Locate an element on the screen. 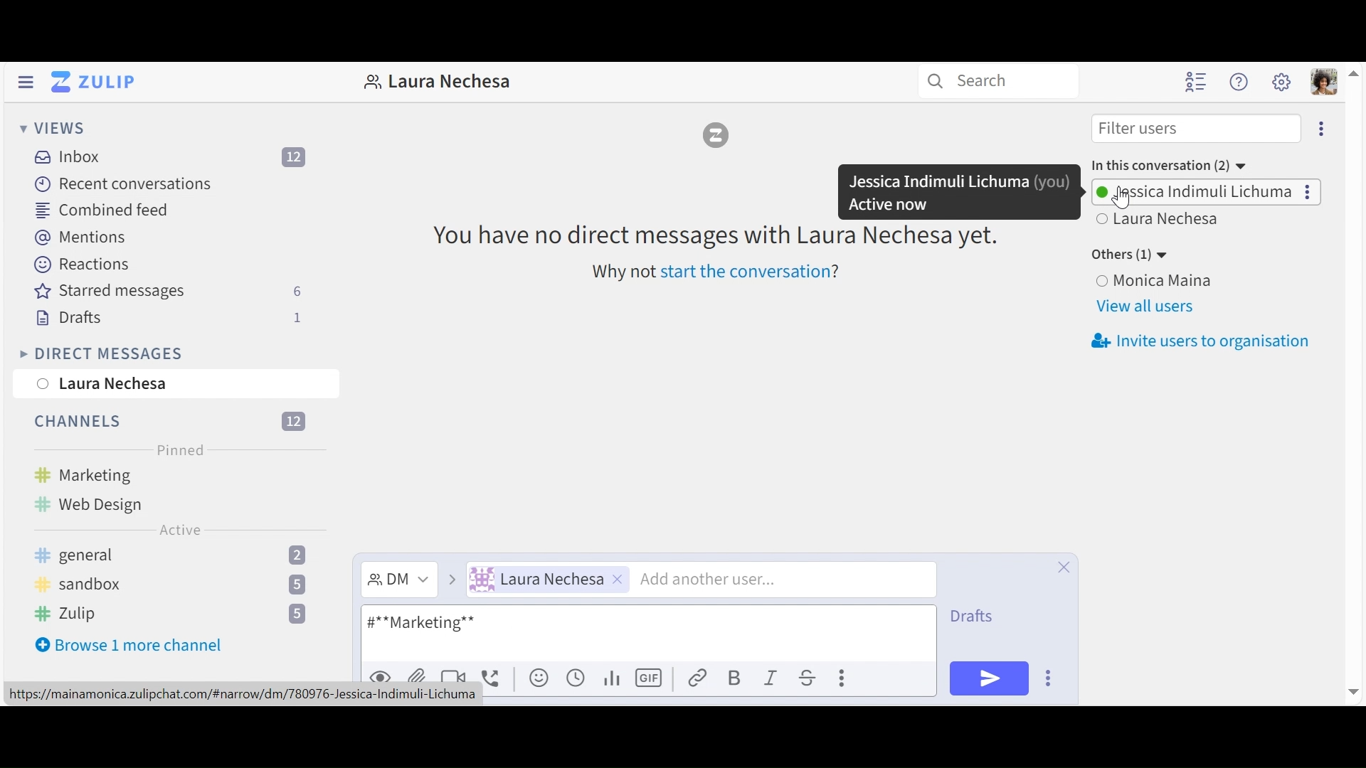  Zulip is located at coordinates (171, 614).